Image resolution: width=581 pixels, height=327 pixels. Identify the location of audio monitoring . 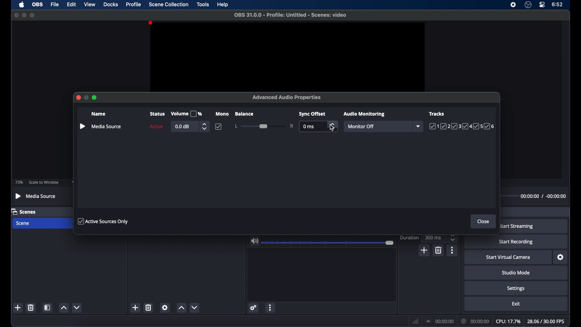
(365, 114).